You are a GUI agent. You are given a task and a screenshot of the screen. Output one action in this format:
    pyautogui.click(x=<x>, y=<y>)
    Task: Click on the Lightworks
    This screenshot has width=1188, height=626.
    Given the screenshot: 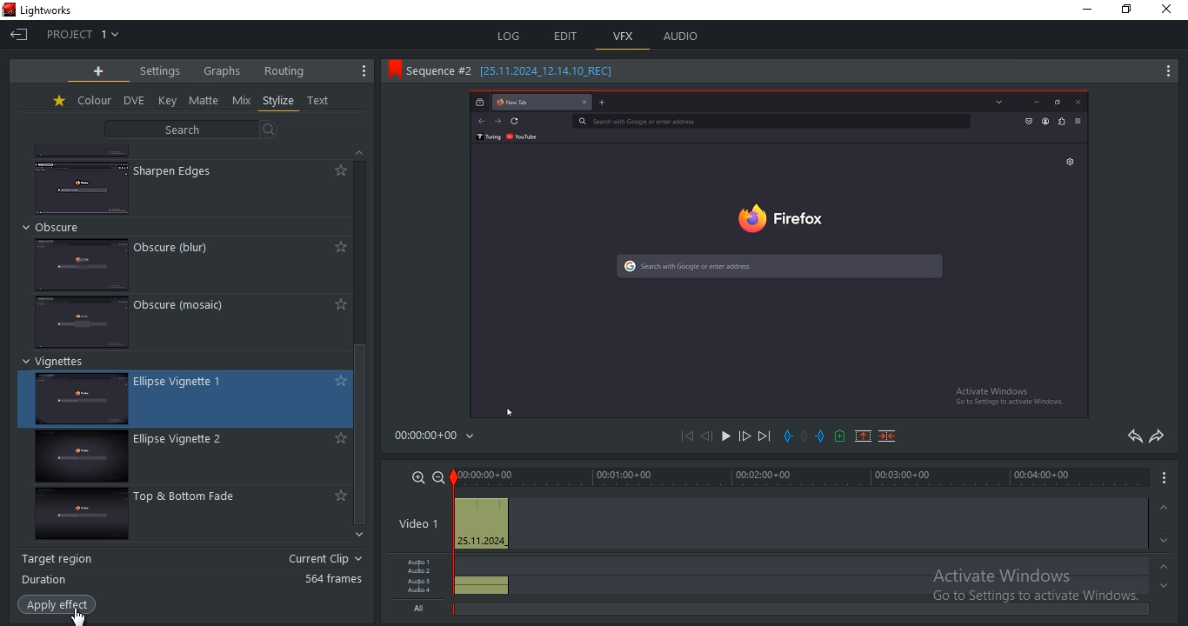 What is the action you would take?
    pyautogui.click(x=55, y=9)
    